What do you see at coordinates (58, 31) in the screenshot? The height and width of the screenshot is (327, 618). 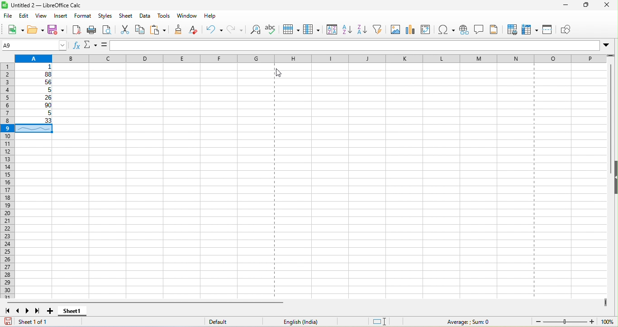 I see `save` at bounding box center [58, 31].